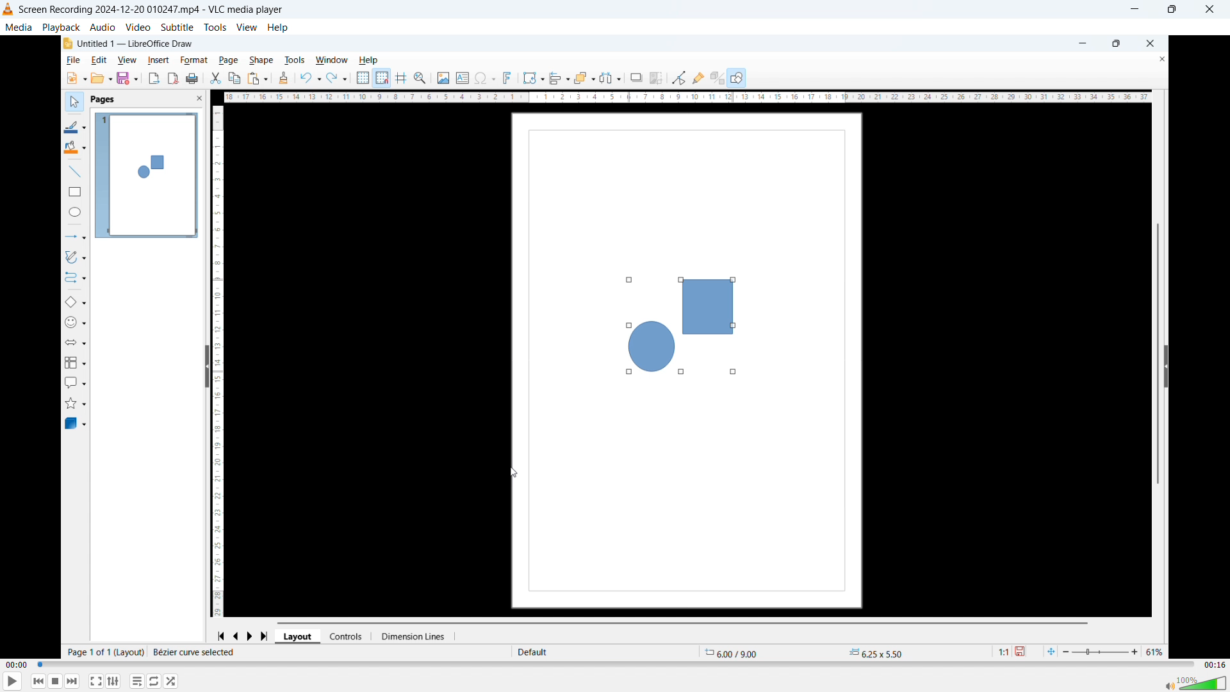  I want to click on random , so click(171, 681).